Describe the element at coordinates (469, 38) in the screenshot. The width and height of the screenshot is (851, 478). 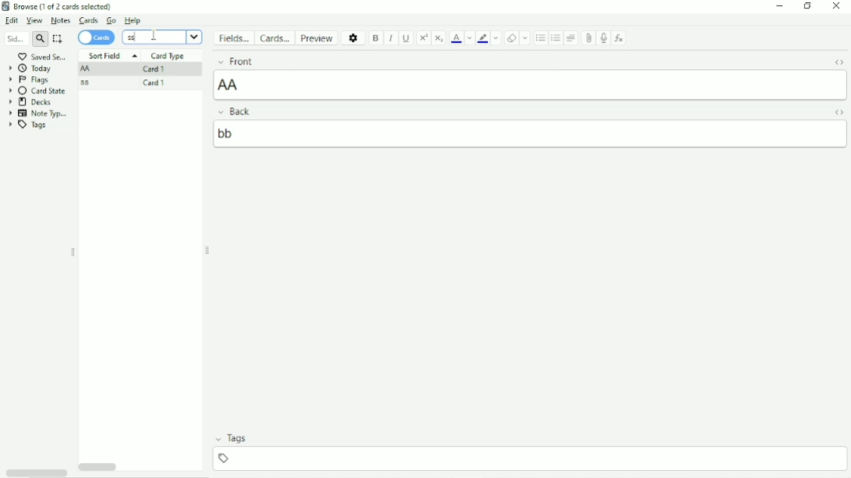
I see `Change color` at that location.